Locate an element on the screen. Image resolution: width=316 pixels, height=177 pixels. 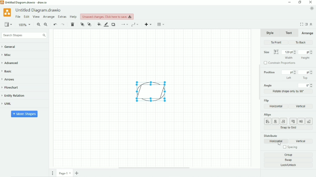
Entity relation is located at coordinates (16, 96).